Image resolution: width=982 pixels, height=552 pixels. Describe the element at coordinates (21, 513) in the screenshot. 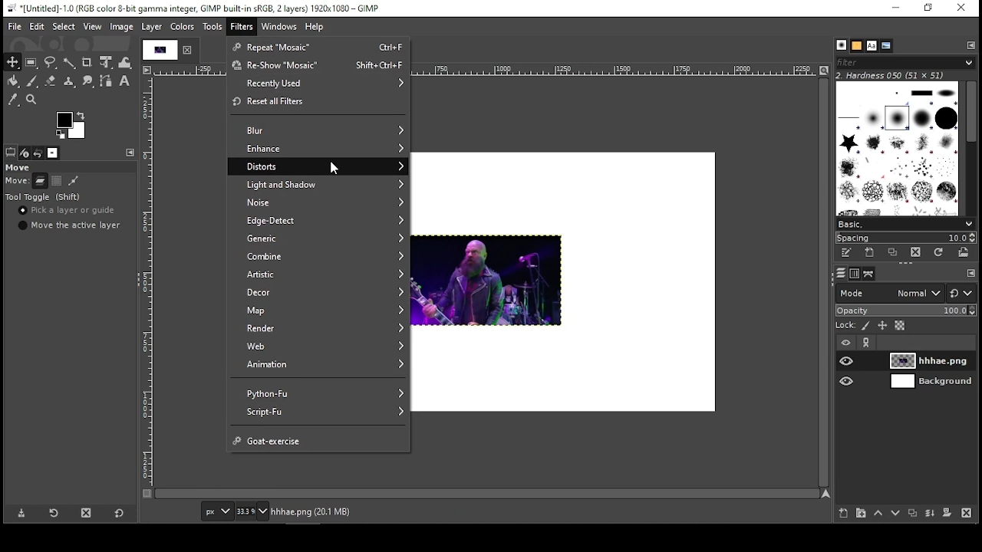

I see `save tool preset` at that location.